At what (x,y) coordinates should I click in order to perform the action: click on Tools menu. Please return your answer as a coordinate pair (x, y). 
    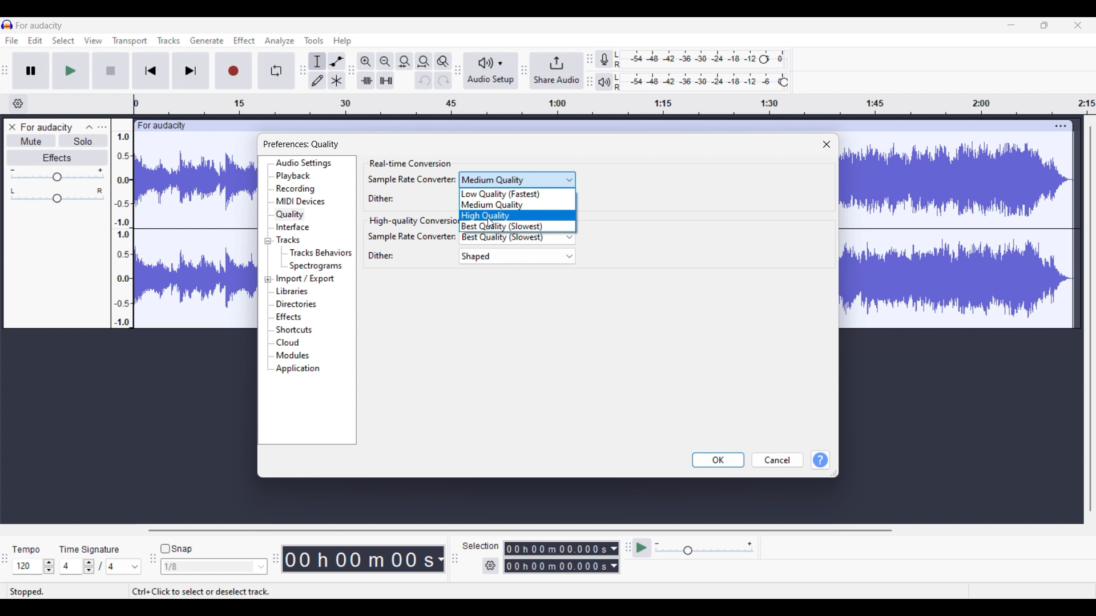
    Looking at the image, I should click on (313, 40).